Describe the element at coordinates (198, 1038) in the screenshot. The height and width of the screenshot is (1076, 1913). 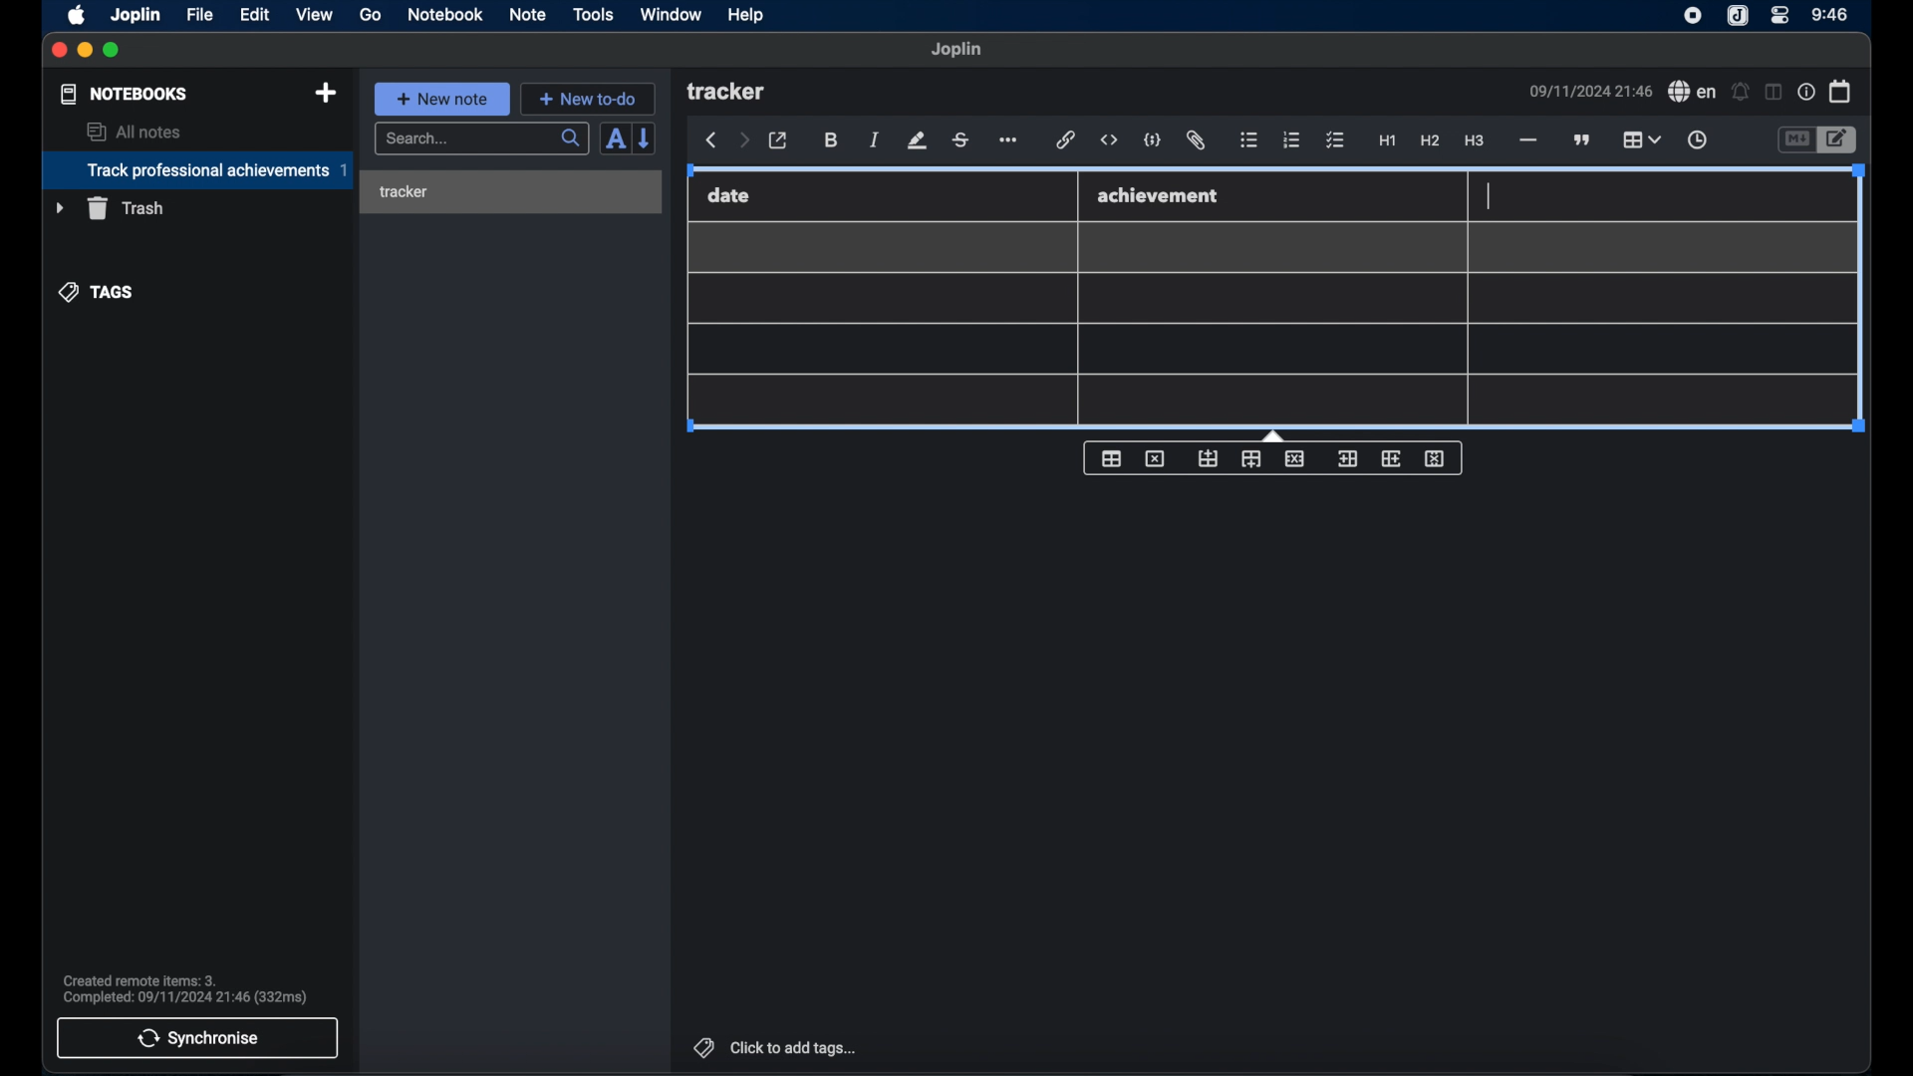
I see `synchronise` at that location.